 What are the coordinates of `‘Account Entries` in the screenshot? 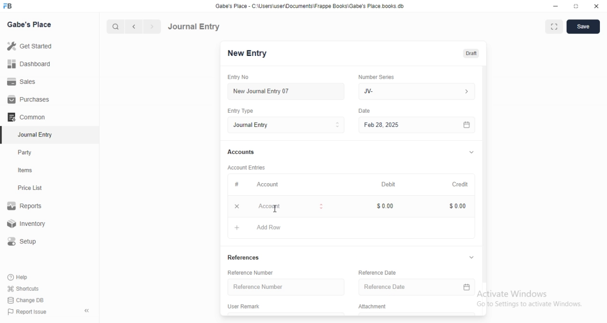 It's located at (247, 167).